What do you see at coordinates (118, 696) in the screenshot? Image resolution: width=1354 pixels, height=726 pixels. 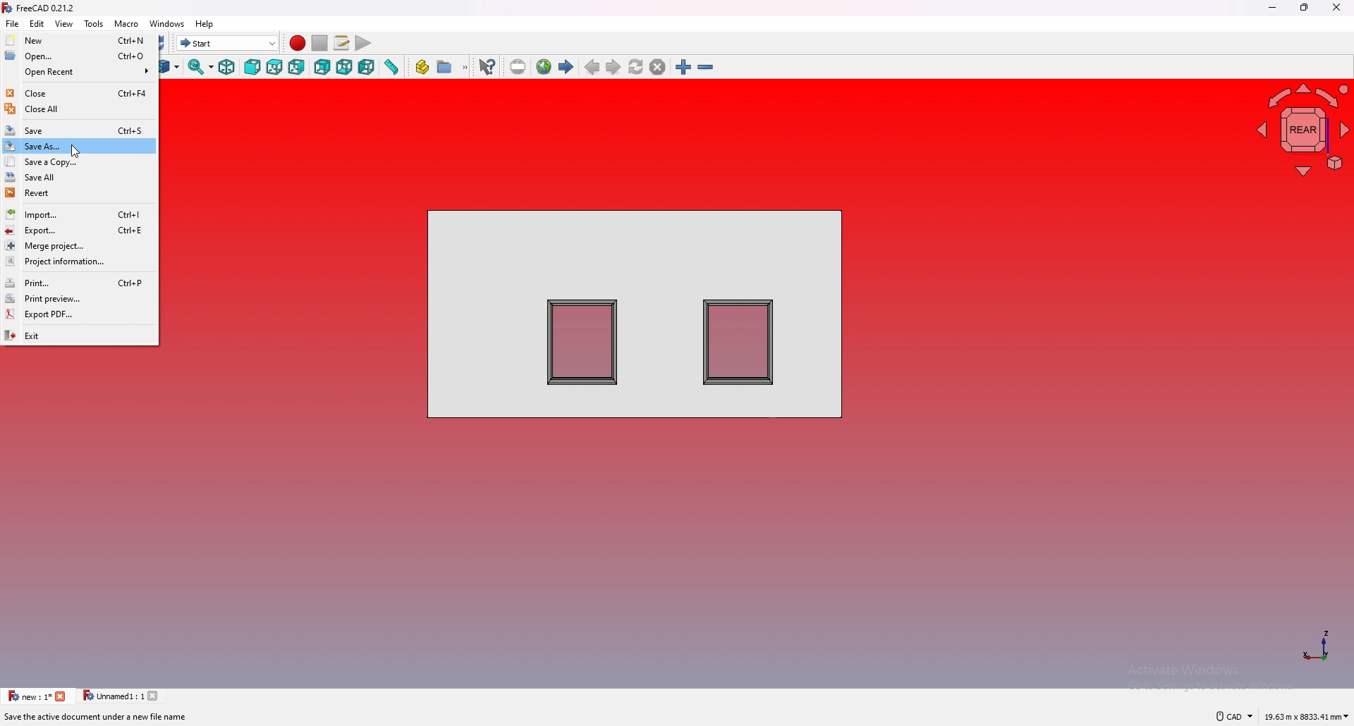 I see `tab 2` at bounding box center [118, 696].